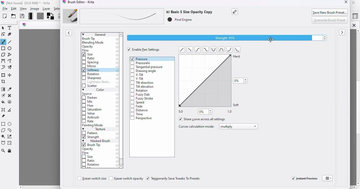 This screenshot has width=360, height=189. Describe the element at coordinates (138, 102) in the screenshot. I see `speed` at that location.